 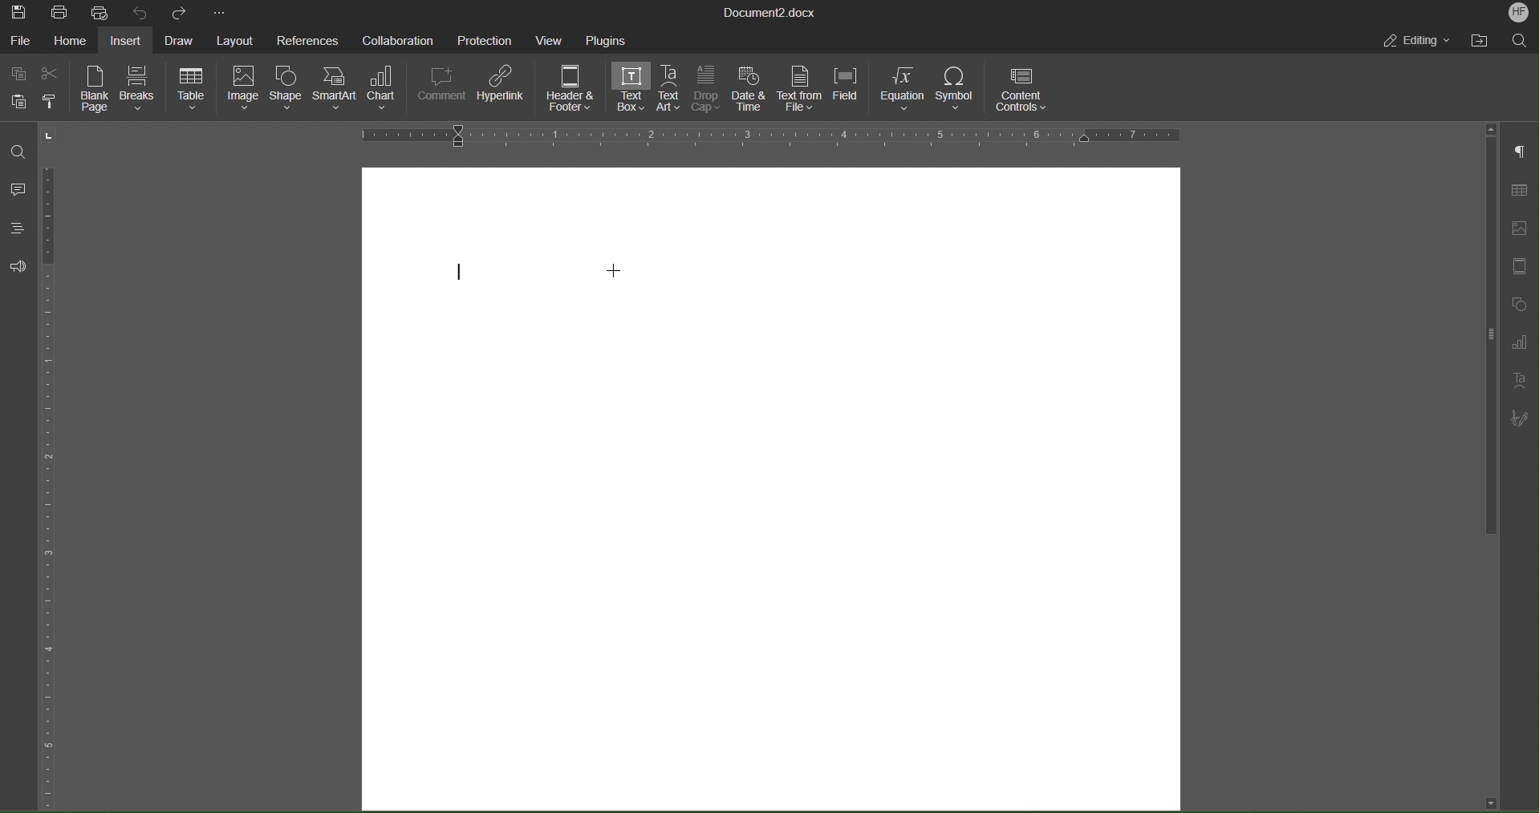 What do you see at coordinates (1517, 303) in the screenshot?
I see `Shape Settings` at bounding box center [1517, 303].